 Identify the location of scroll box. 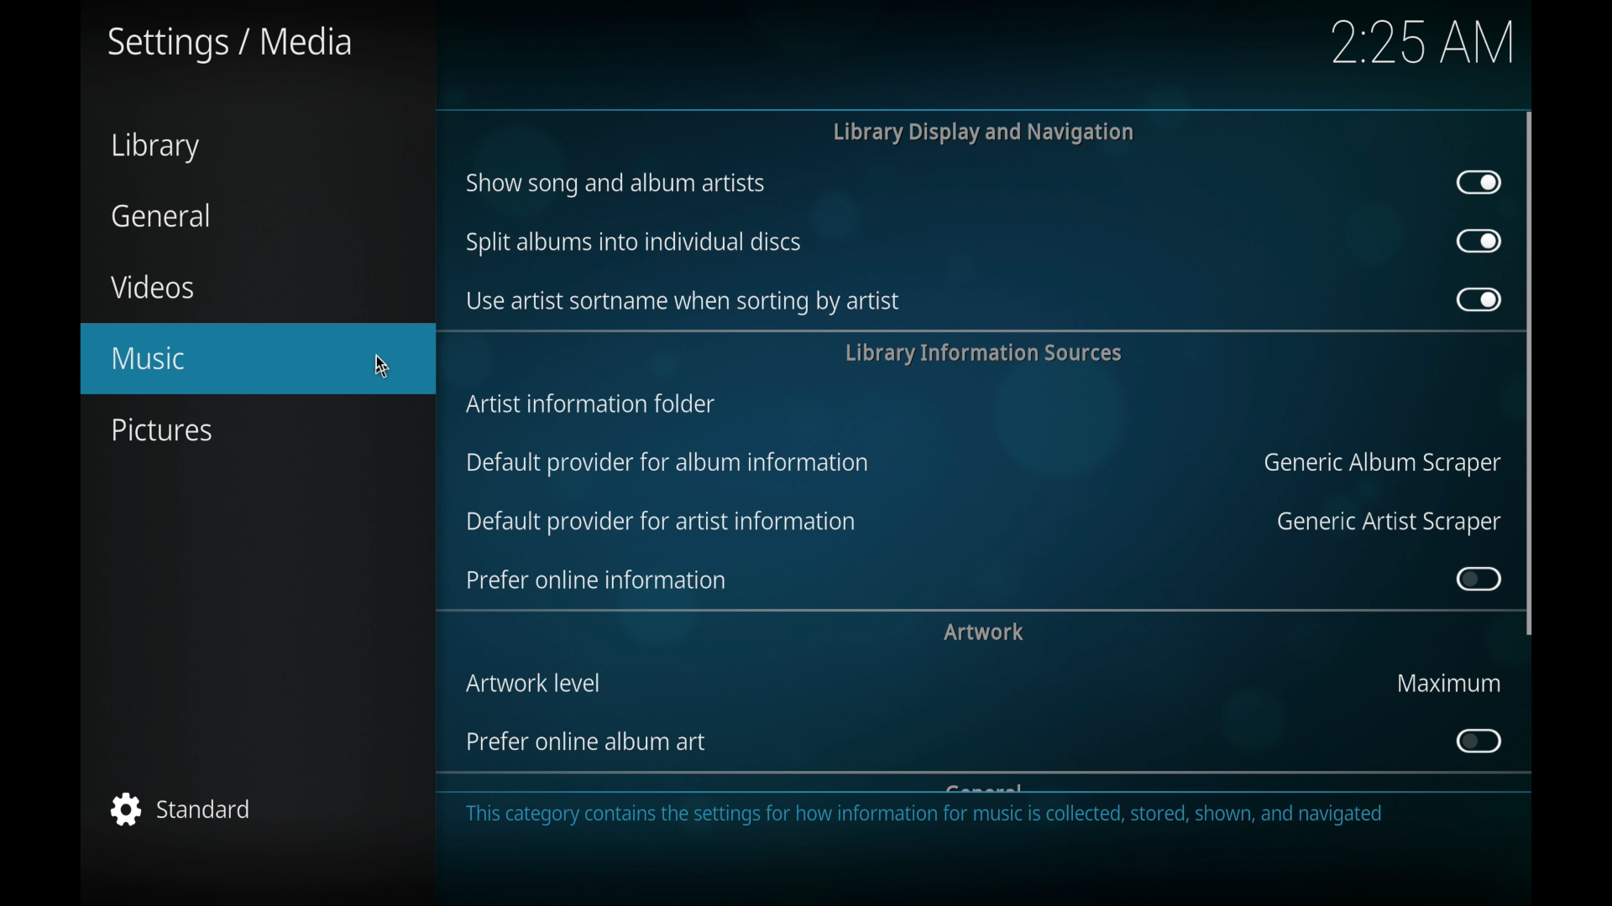
(1531, 372).